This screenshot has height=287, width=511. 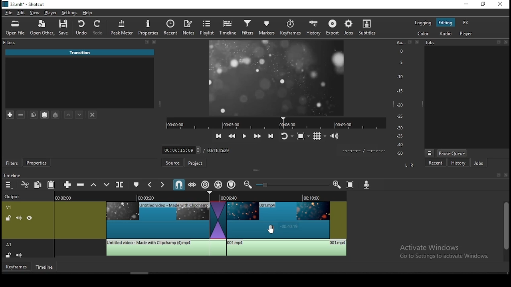 I want to click on filters, so click(x=247, y=28).